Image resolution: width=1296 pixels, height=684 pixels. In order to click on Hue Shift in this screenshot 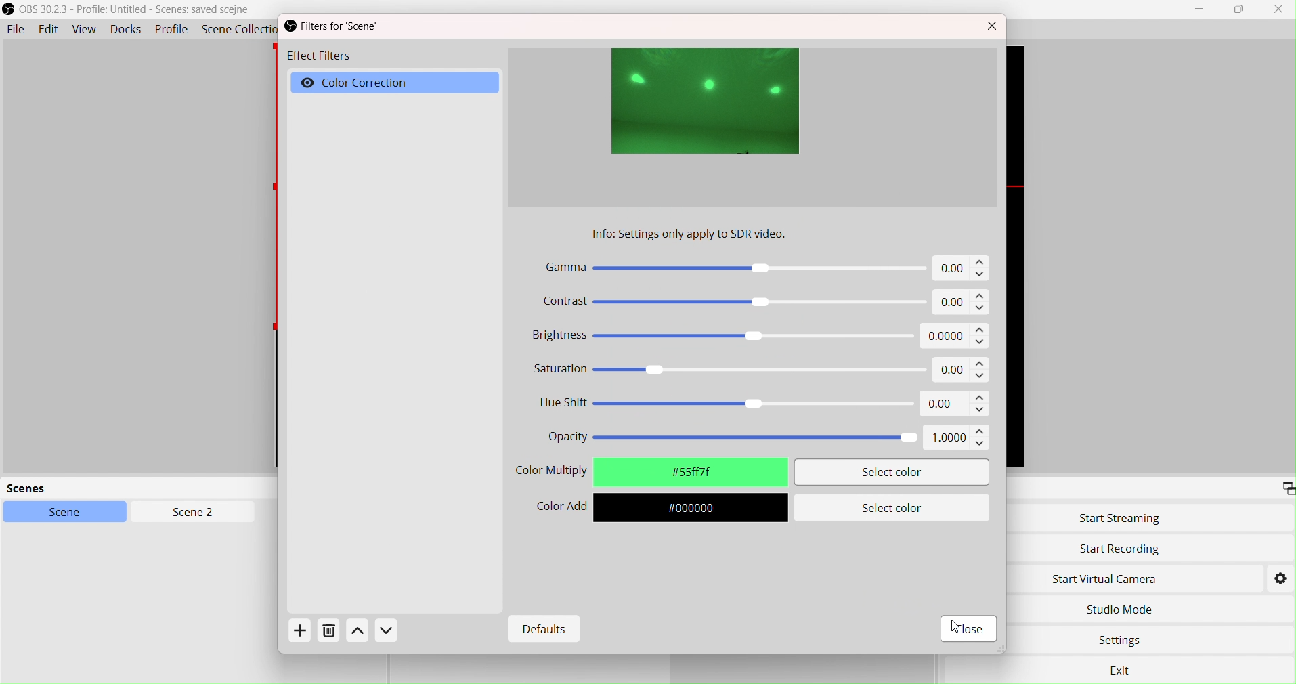, I will do `click(725, 404)`.